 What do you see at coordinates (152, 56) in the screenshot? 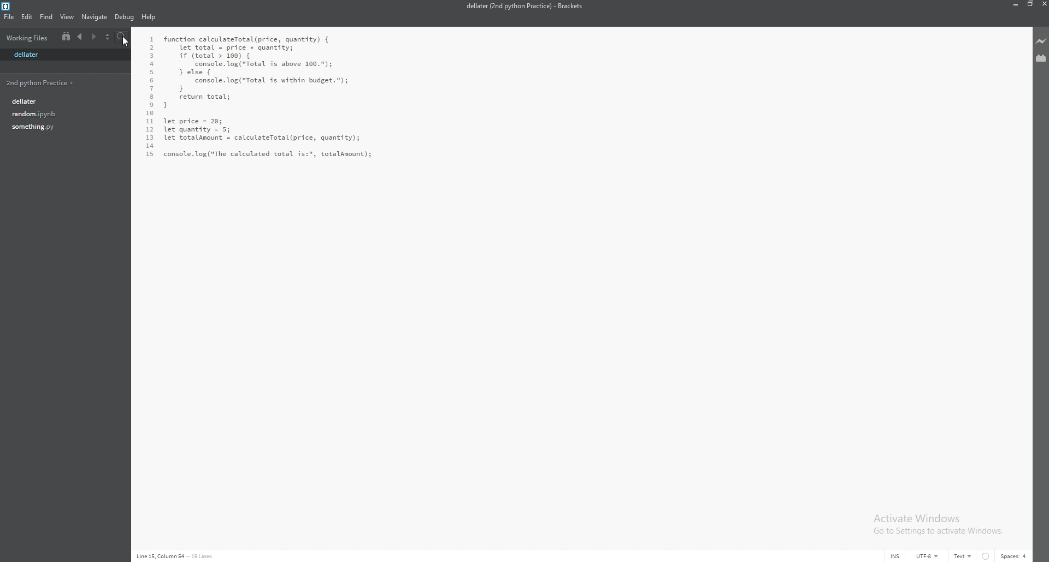
I see `3` at bounding box center [152, 56].